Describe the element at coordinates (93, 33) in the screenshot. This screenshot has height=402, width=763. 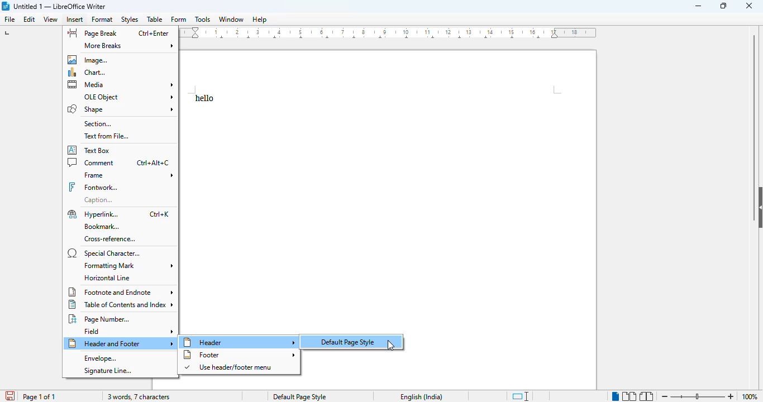
I see `page break` at that location.